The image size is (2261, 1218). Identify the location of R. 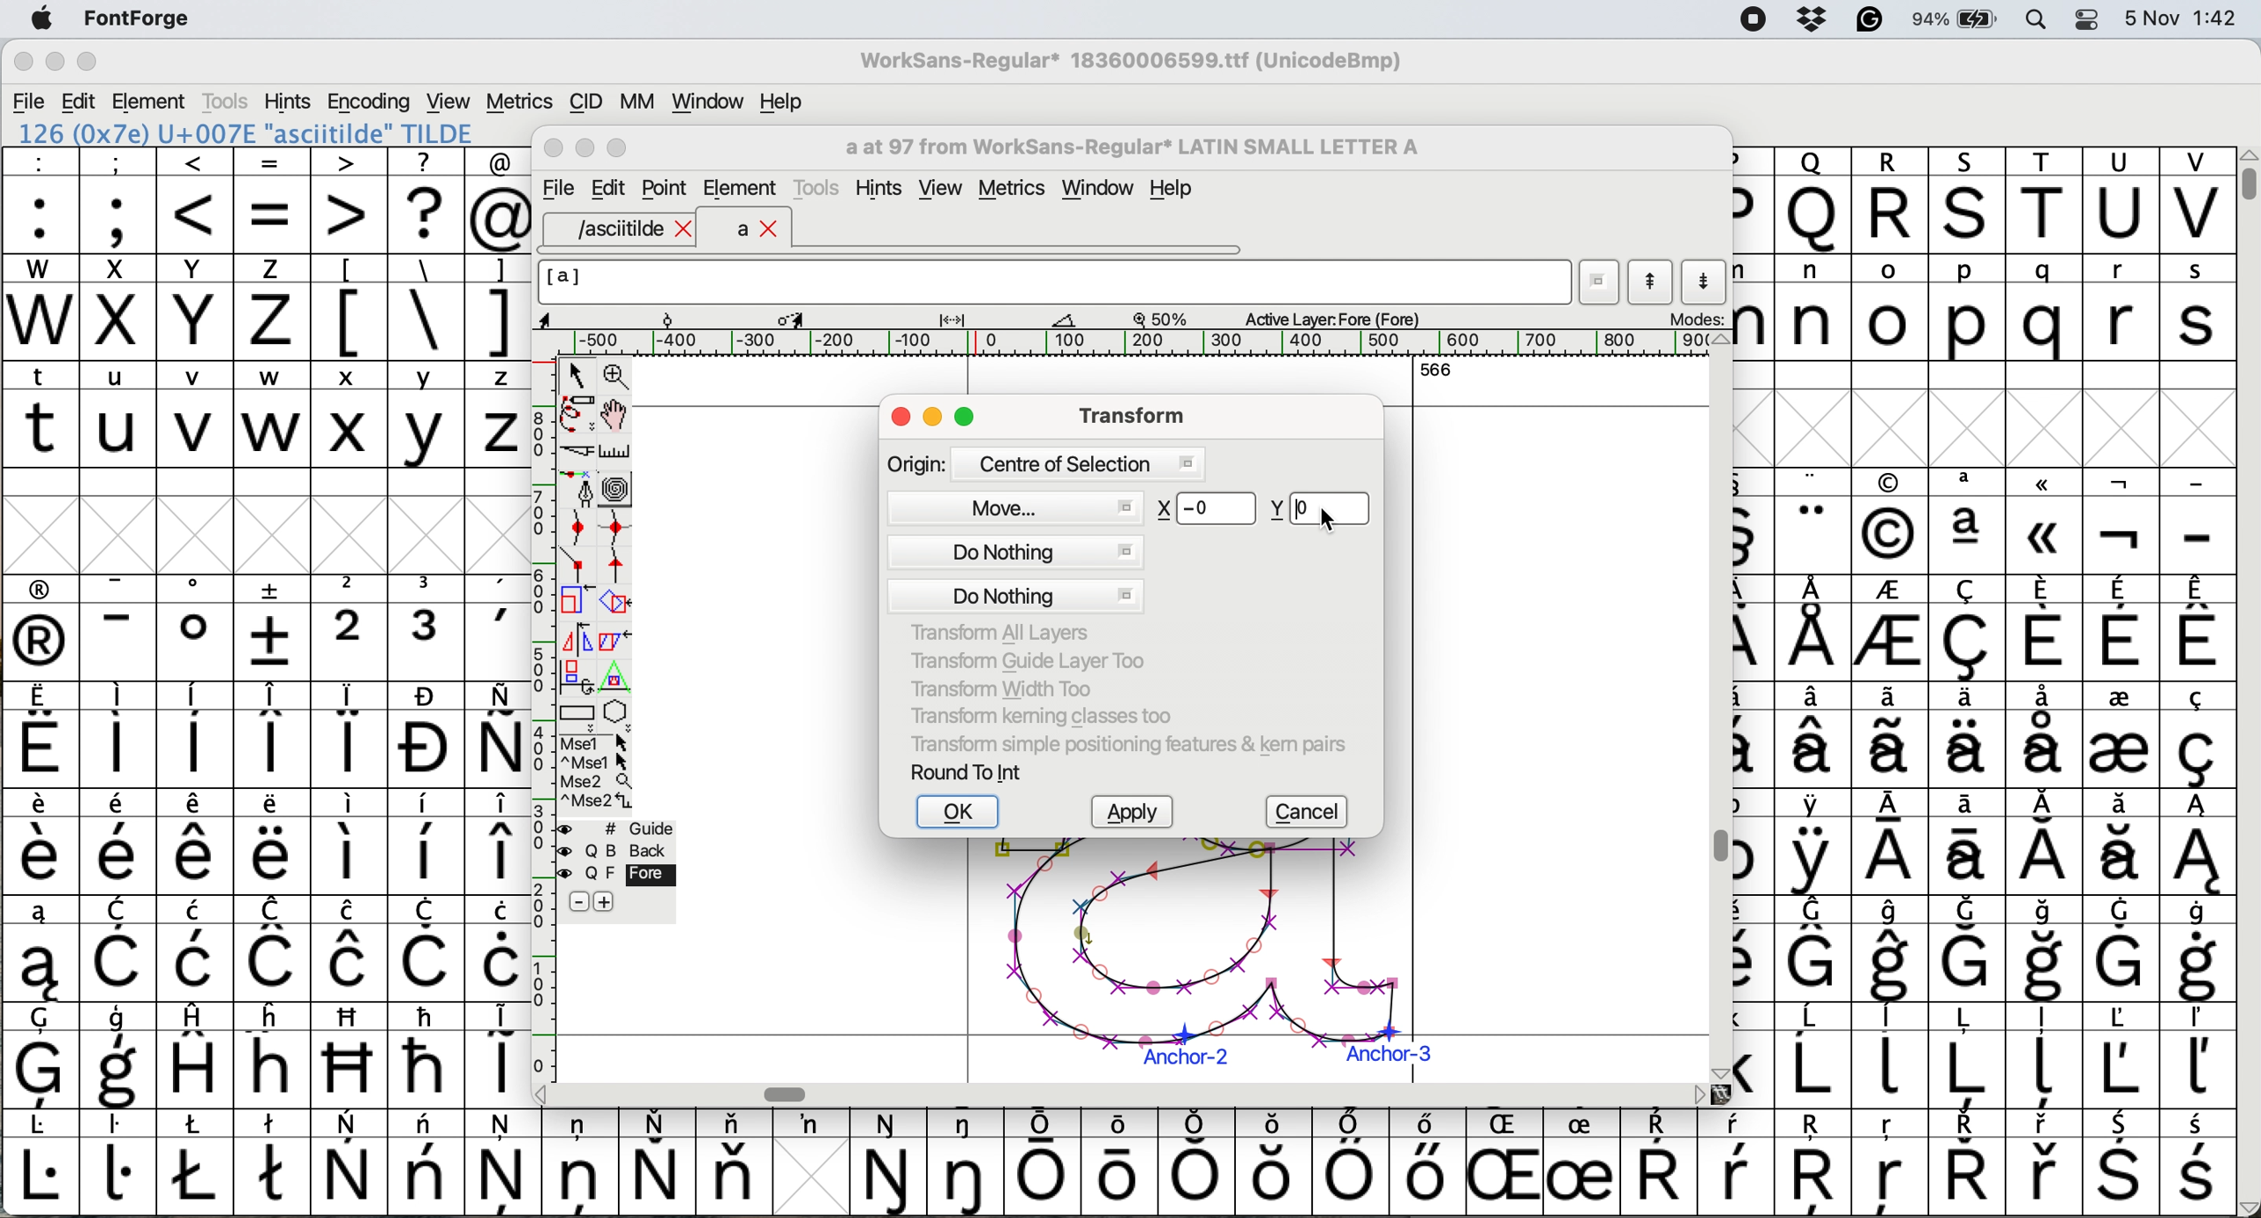
(1890, 201).